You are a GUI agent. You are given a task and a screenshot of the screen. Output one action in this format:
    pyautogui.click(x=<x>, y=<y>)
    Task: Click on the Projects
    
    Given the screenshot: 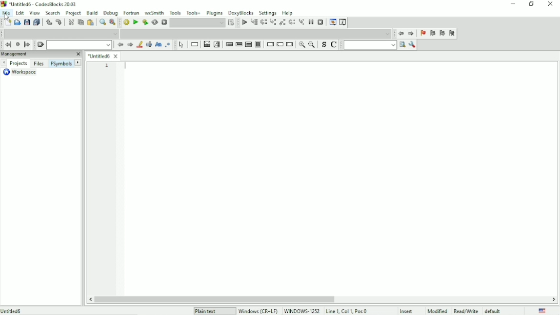 What is the action you would take?
    pyautogui.click(x=19, y=64)
    